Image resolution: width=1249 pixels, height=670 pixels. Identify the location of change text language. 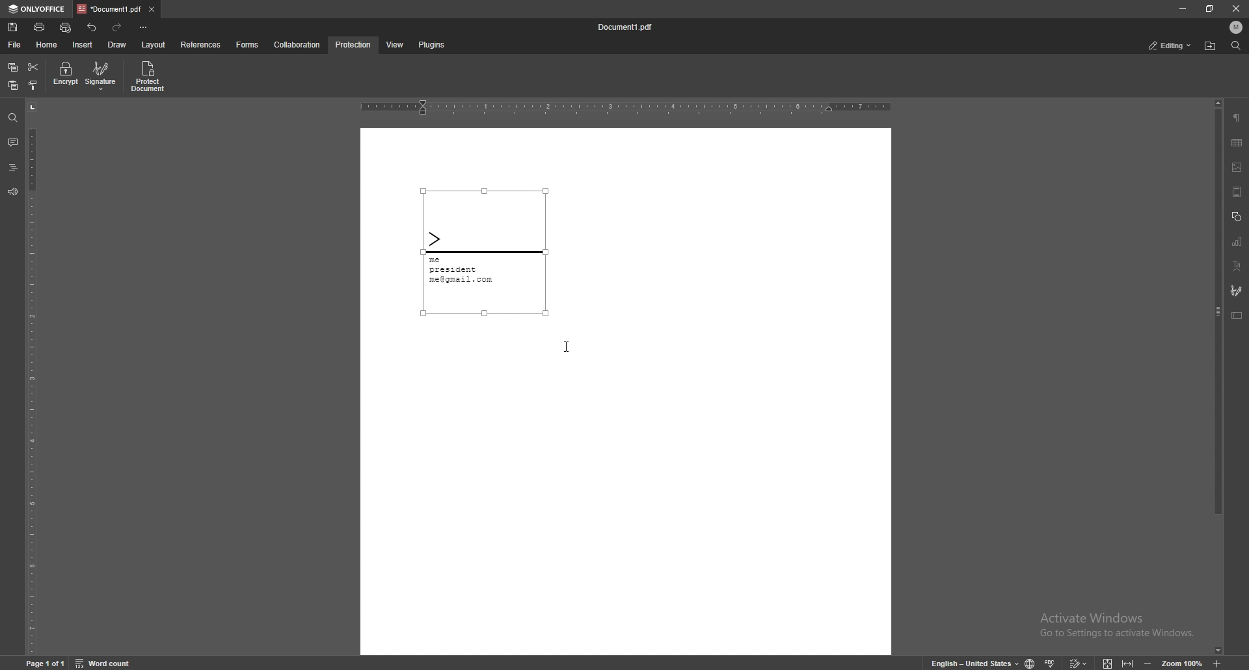
(970, 662).